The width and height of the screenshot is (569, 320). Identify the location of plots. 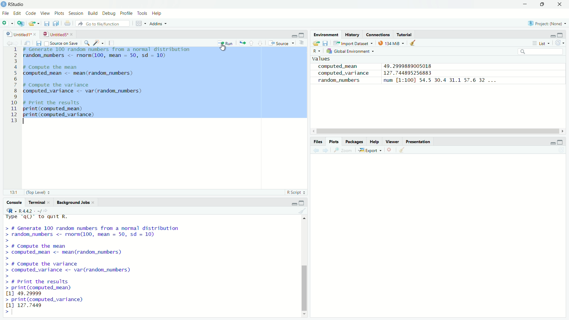
(60, 14).